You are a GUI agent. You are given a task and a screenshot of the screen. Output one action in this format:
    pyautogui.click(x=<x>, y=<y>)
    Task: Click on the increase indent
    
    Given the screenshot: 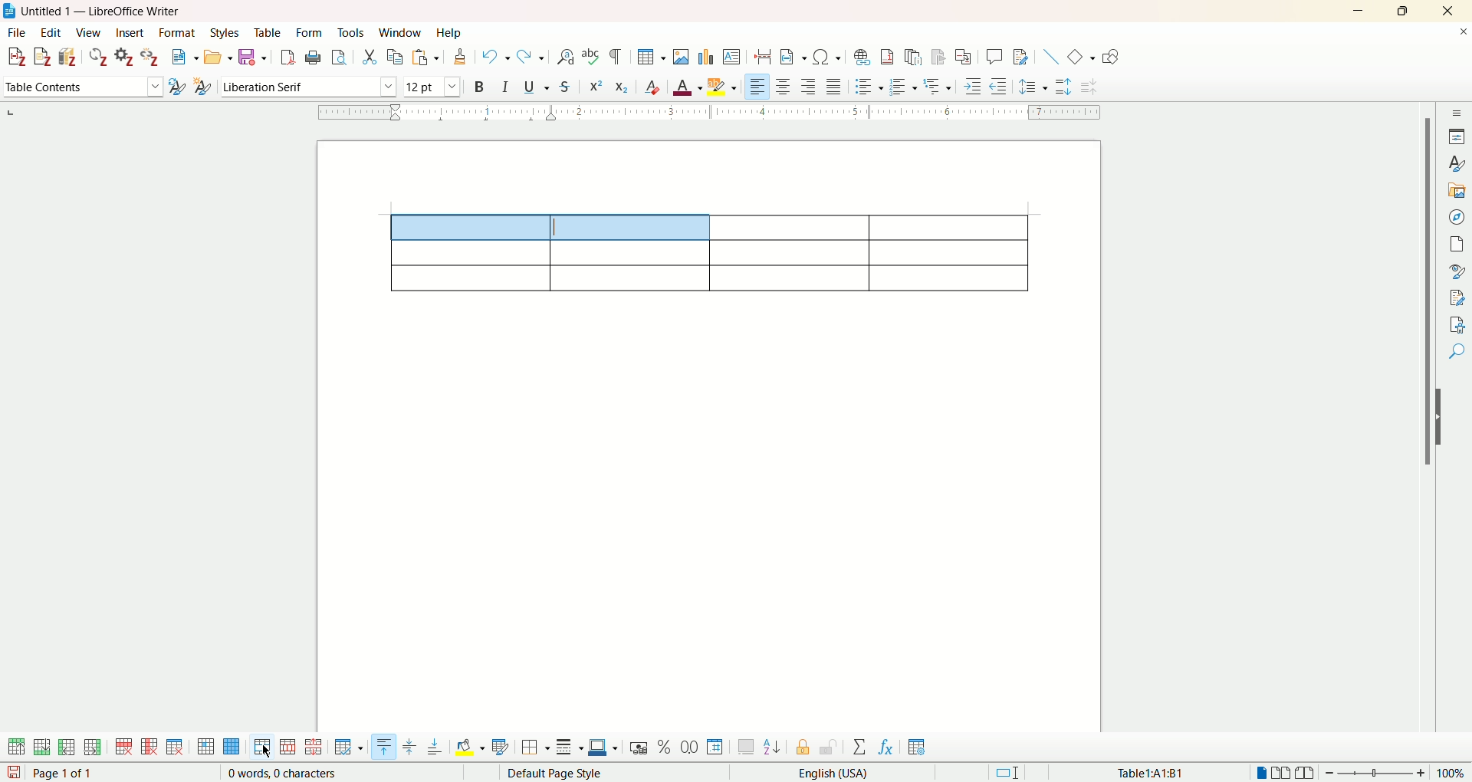 What is the action you would take?
    pyautogui.click(x=972, y=87)
    